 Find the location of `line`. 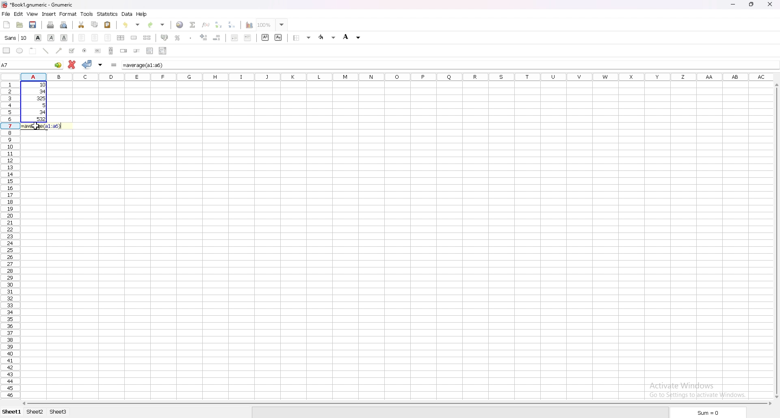

line is located at coordinates (45, 51).